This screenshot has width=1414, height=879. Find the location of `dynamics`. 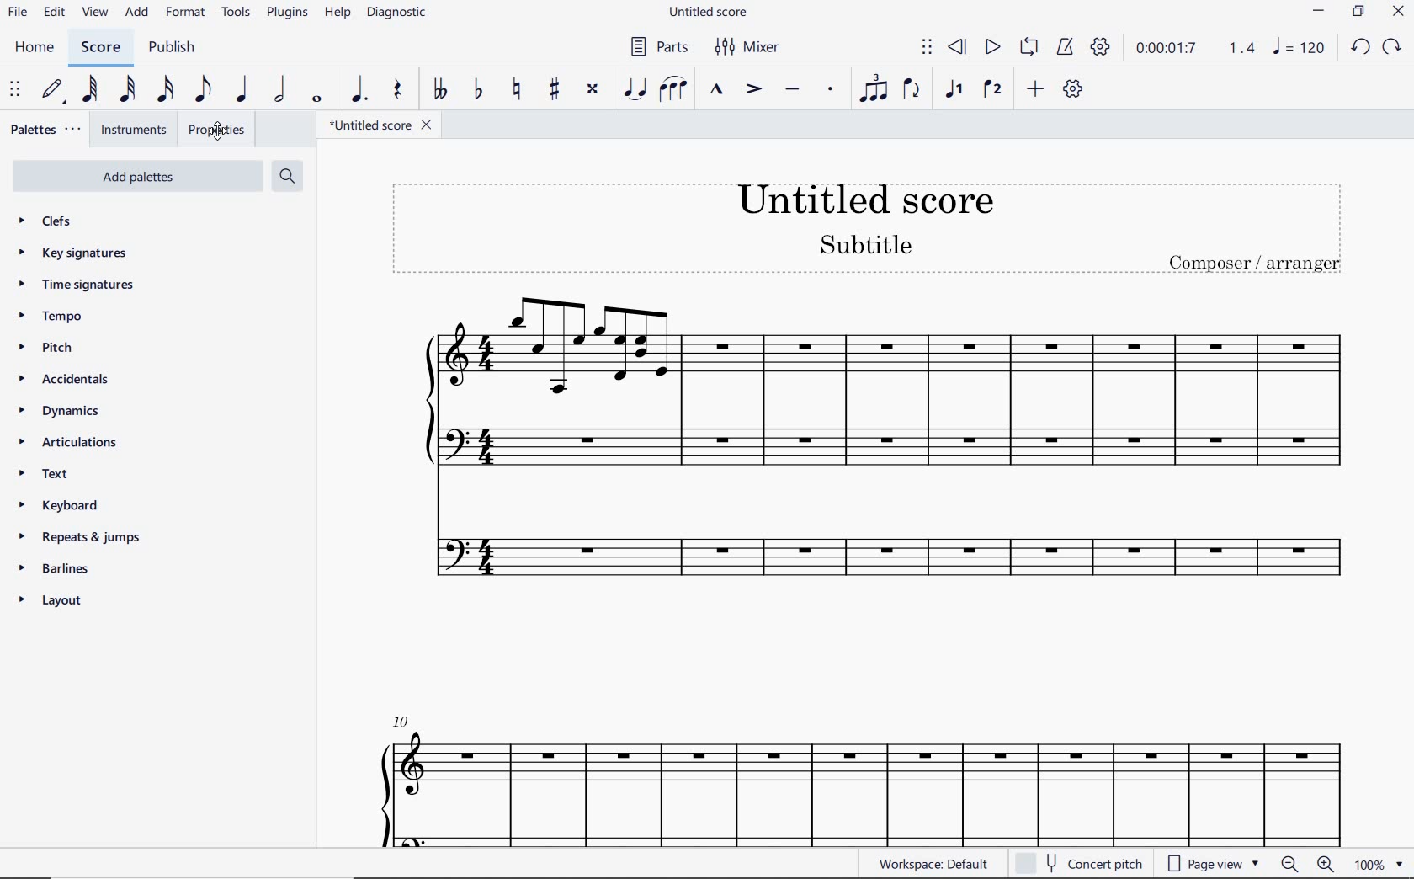

dynamics is located at coordinates (62, 411).